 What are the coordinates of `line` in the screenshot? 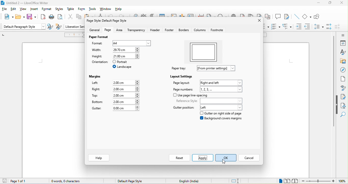 It's located at (295, 17).